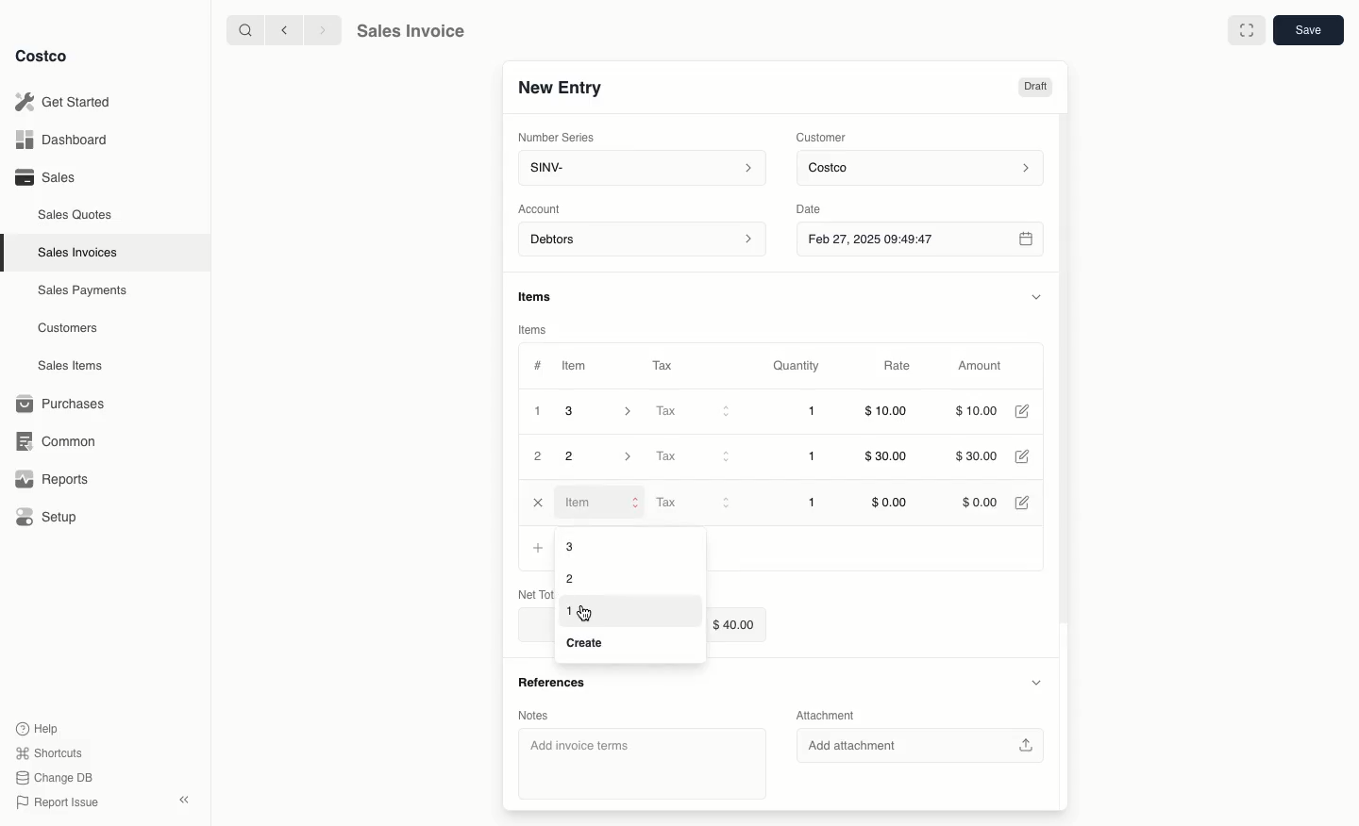 This screenshot has width=1359, height=826. What do you see at coordinates (1025, 411) in the screenshot?
I see `Edit` at bounding box center [1025, 411].